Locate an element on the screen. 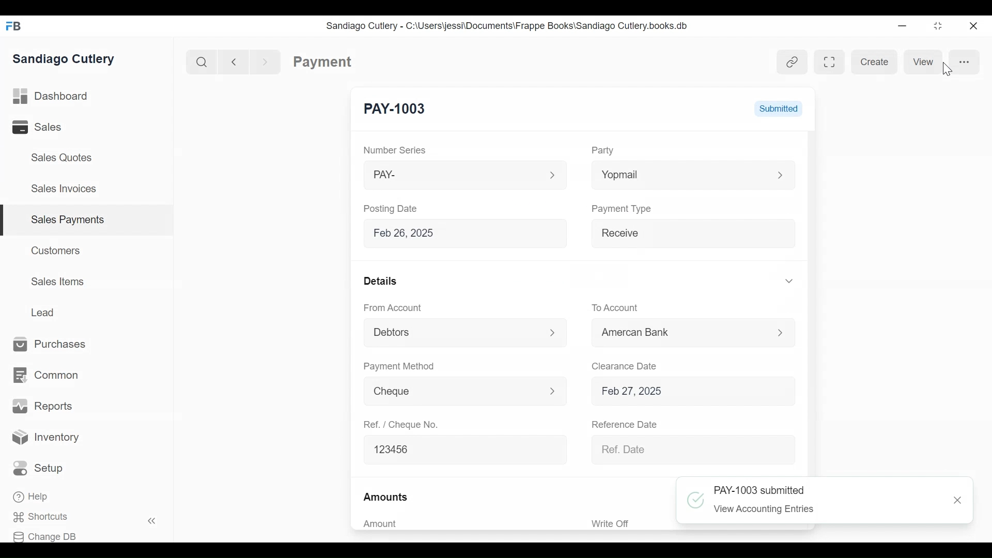 Image resolution: width=992 pixels, height=558 pixels. Navigate Back is located at coordinates (231, 61).